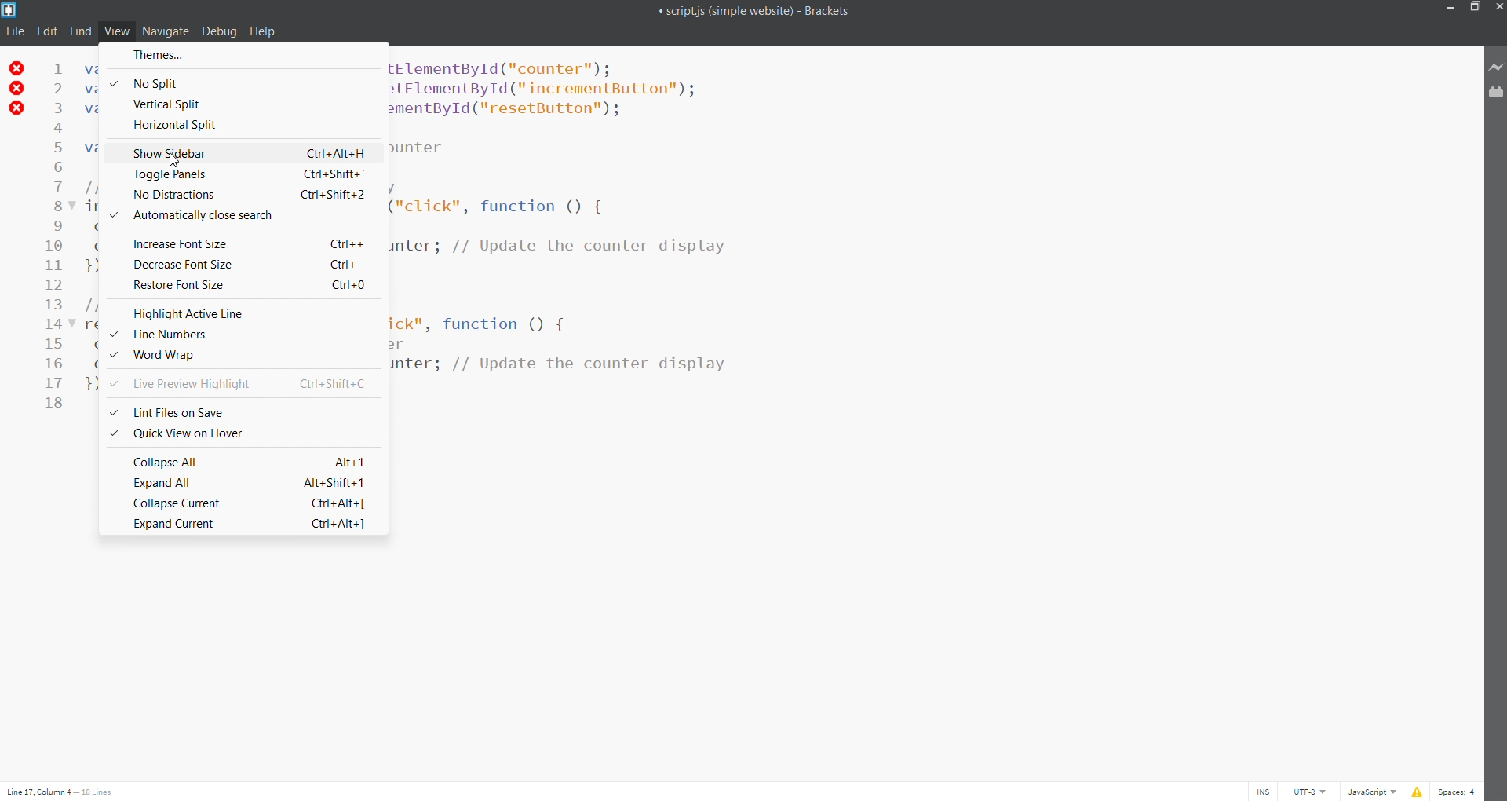 This screenshot has width=1507, height=801. I want to click on live preview, so click(1497, 68).